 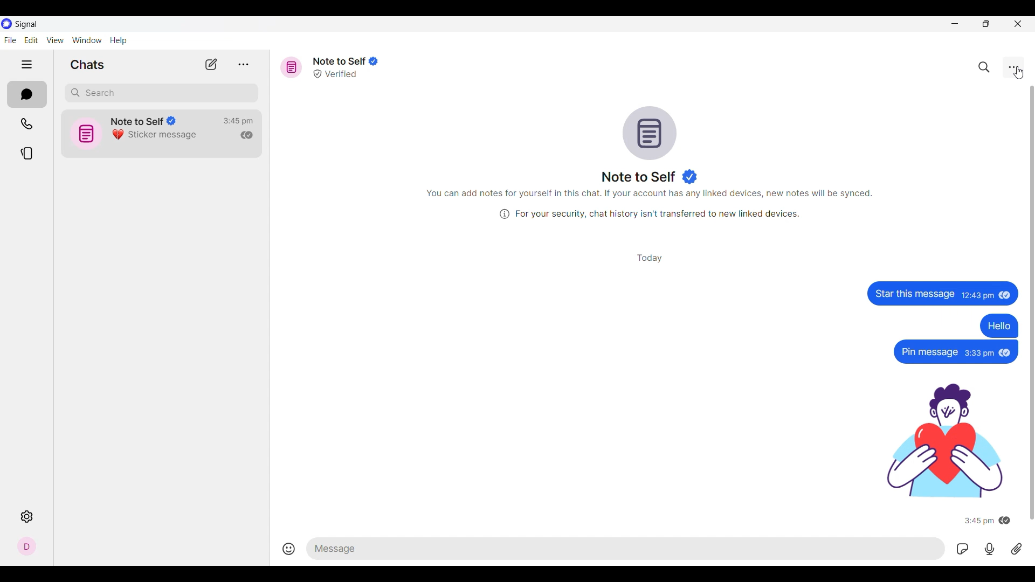 What do you see at coordinates (954, 23) in the screenshot?
I see `Minimize` at bounding box center [954, 23].